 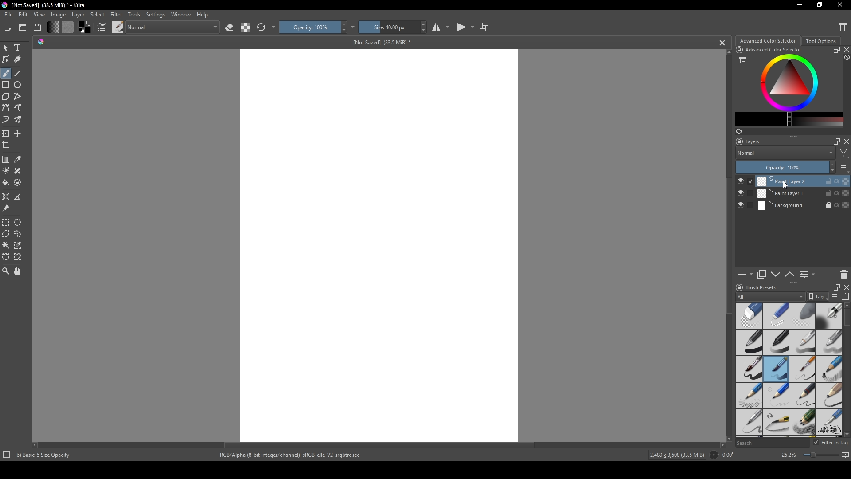 What do you see at coordinates (762, 275) in the screenshot?
I see `copy` at bounding box center [762, 275].